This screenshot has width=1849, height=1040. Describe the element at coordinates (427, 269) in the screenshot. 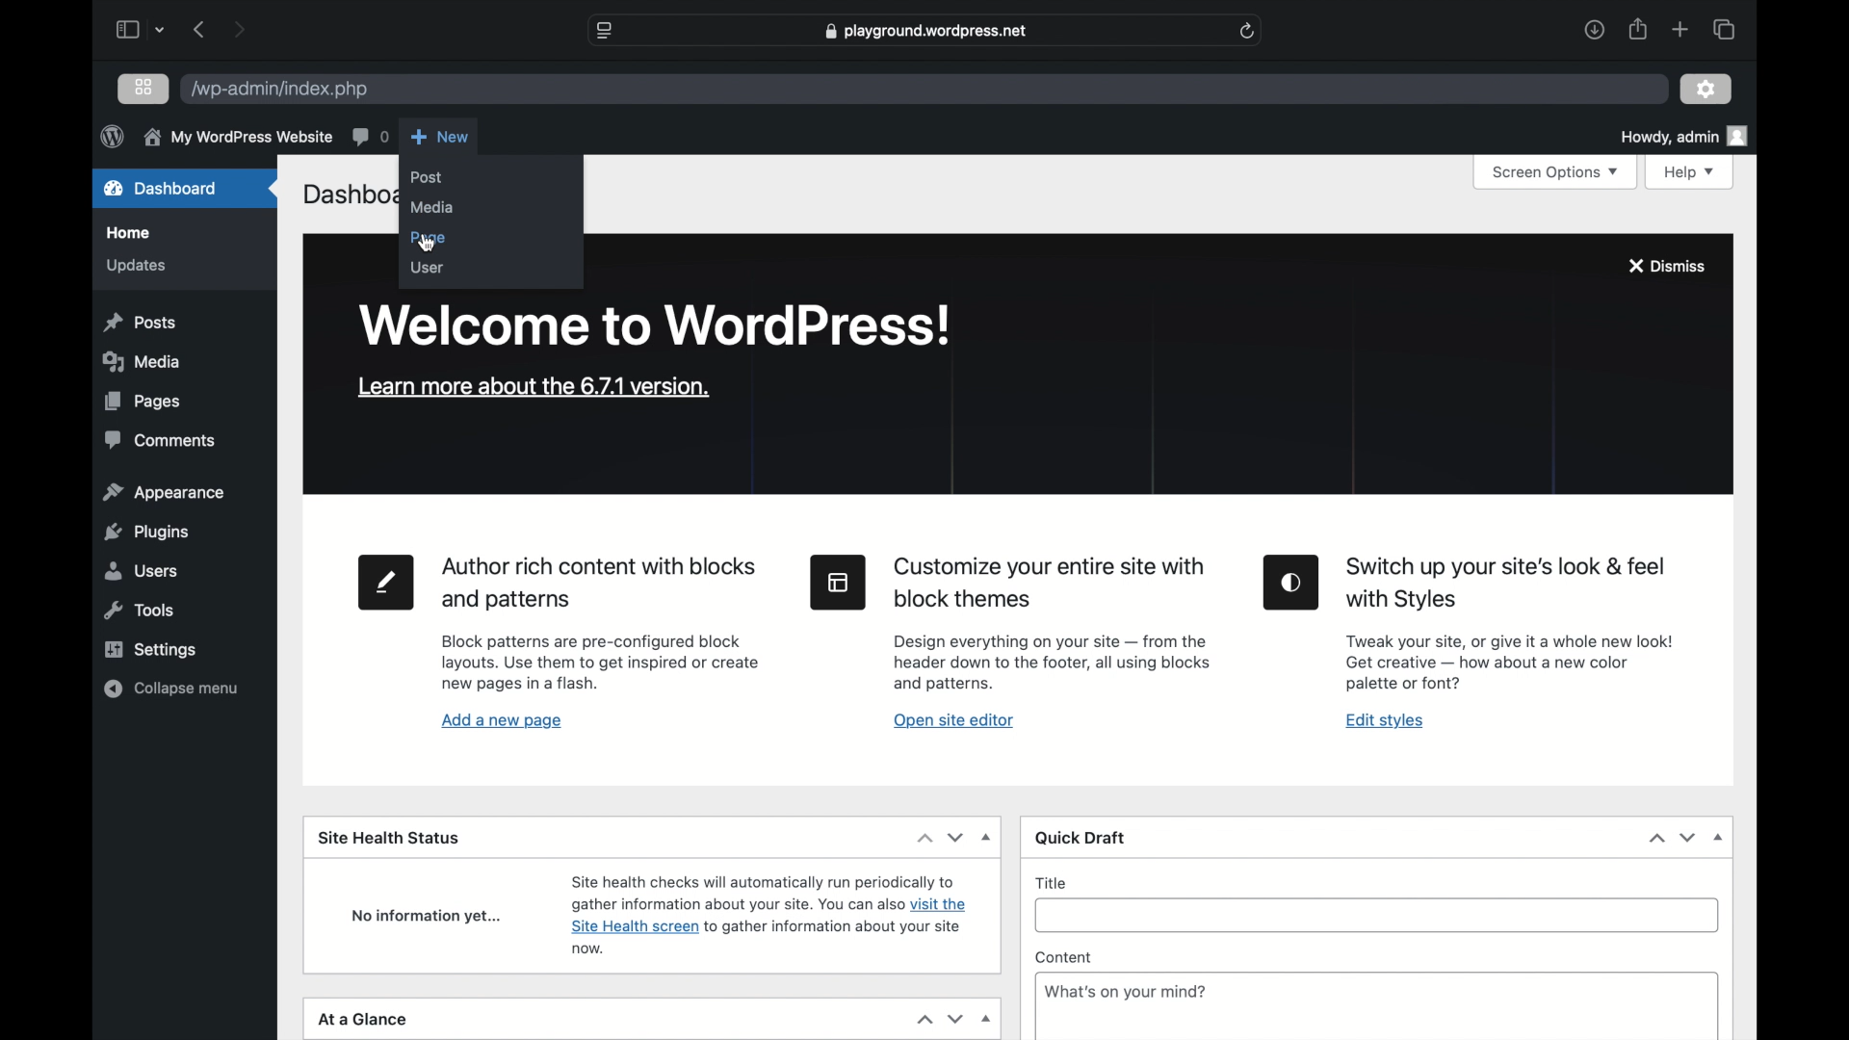

I see `user` at that location.